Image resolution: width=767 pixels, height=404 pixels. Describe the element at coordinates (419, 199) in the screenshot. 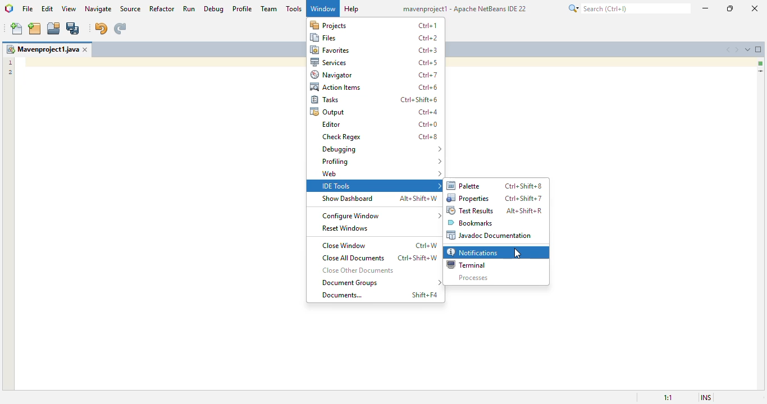

I see `shortcut for show dashboard` at that location.